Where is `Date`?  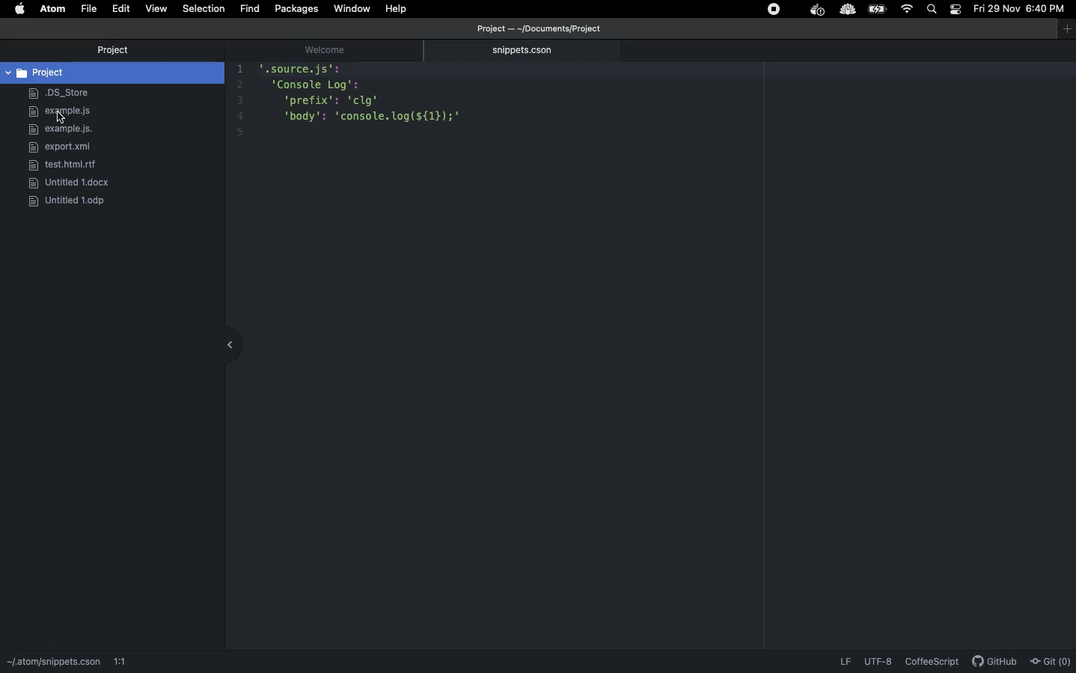 Date is located at coordinates (997, 9).